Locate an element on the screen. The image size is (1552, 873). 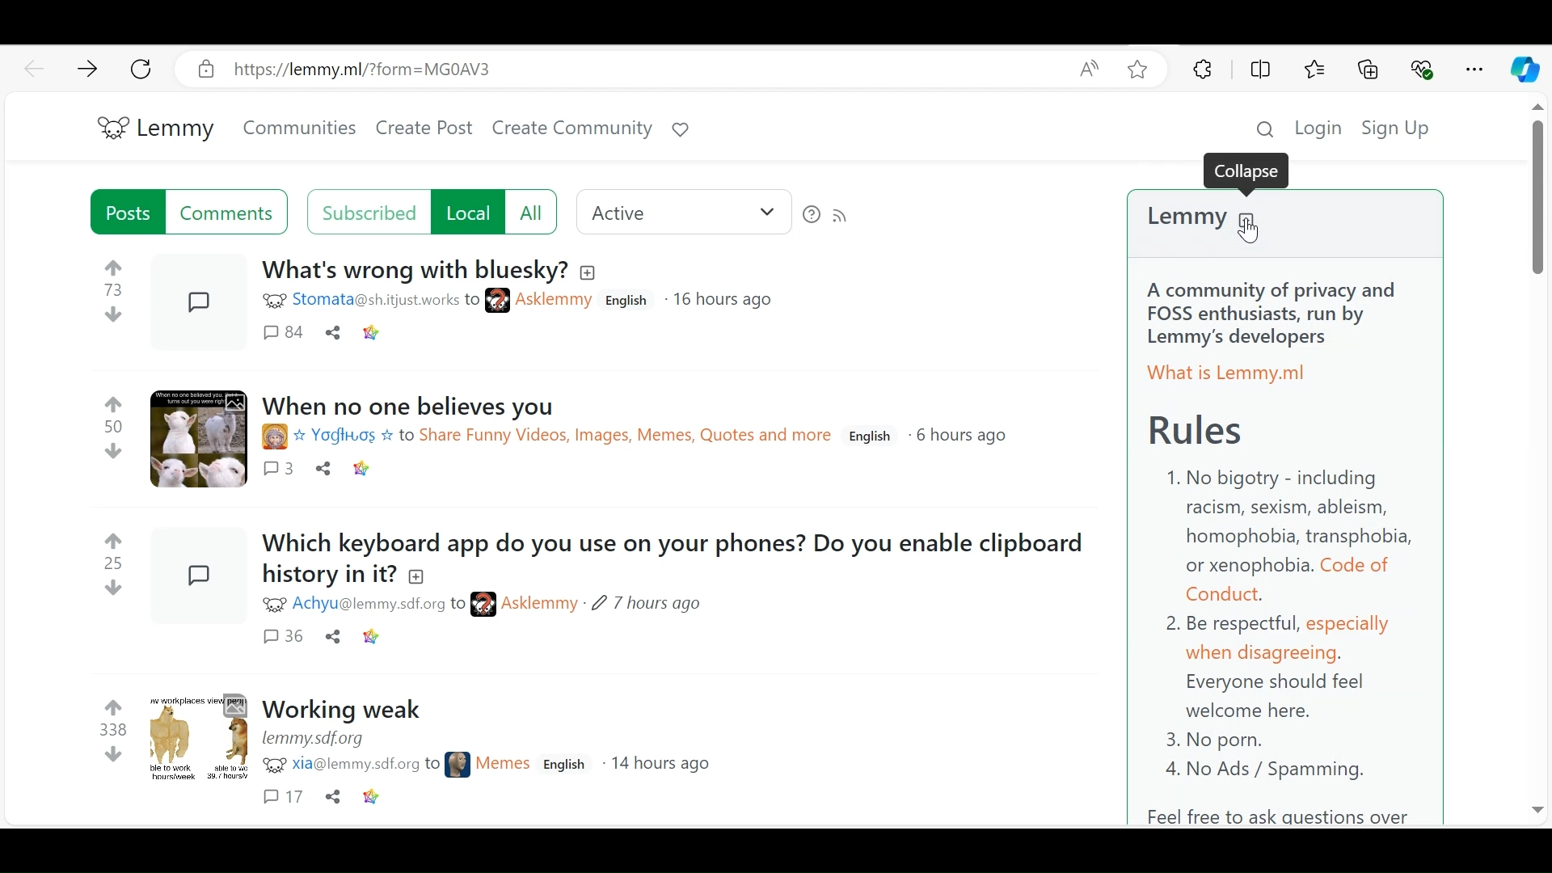
Upvotes is located at coordinates (114, 403).